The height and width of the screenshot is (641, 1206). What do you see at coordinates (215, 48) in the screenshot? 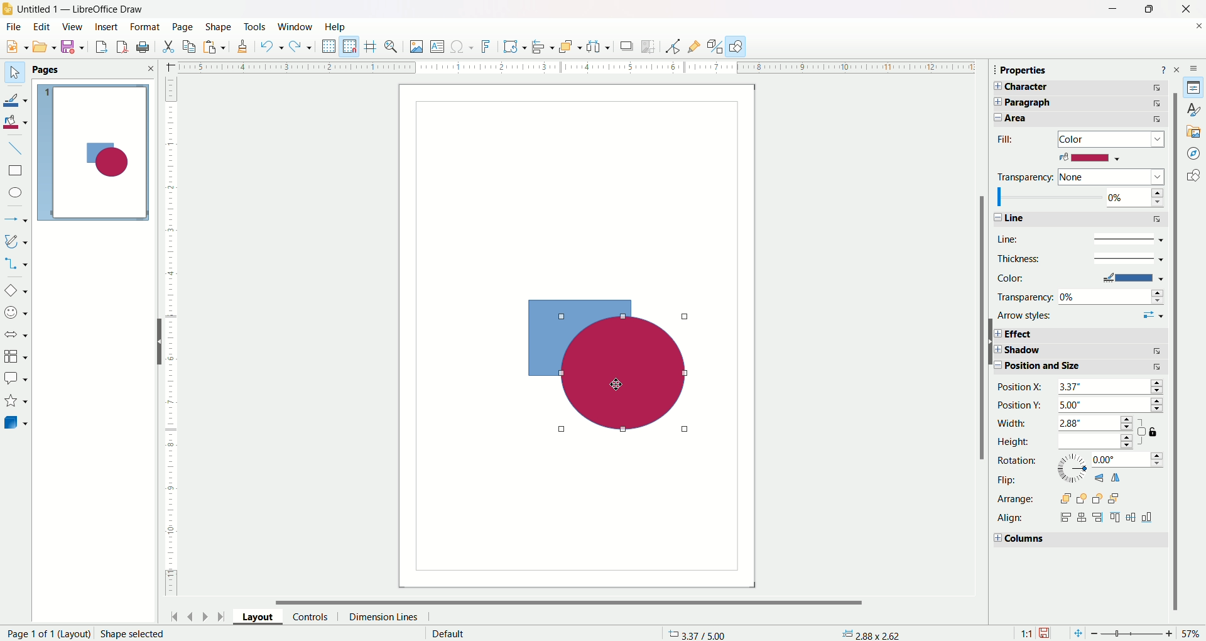
I see `paste` at bounding box center [215, 48].